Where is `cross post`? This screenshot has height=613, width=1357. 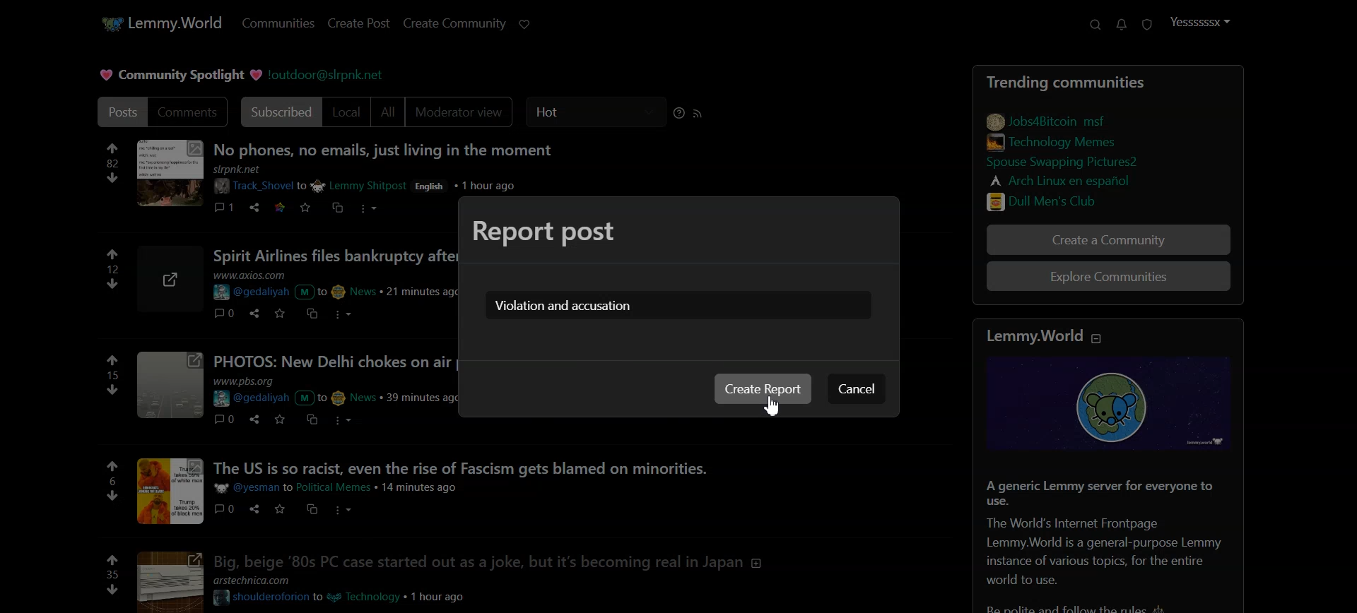 cross post is located at coordinates (311, 420).